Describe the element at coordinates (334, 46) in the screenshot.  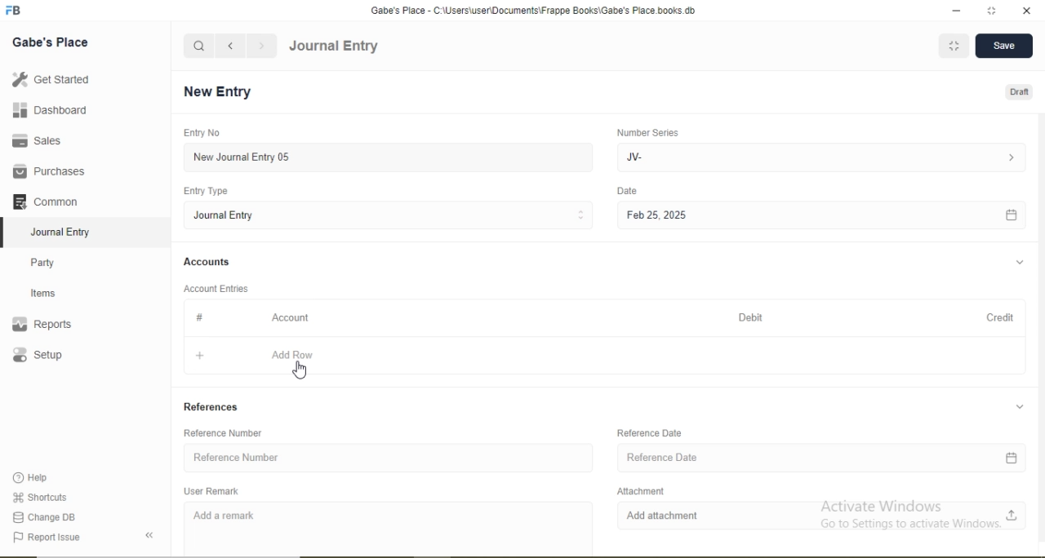
I see `Journal Entry` at that location.